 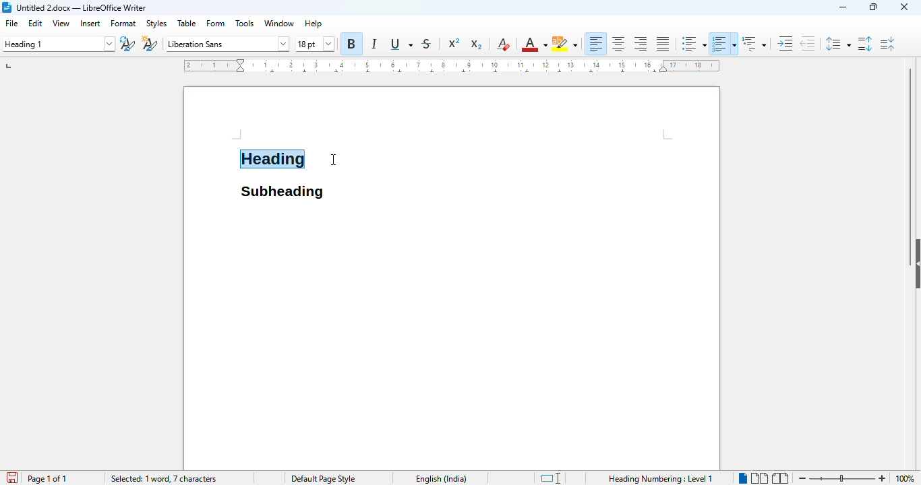 I want to click on logo, so click(x=7, y=7).